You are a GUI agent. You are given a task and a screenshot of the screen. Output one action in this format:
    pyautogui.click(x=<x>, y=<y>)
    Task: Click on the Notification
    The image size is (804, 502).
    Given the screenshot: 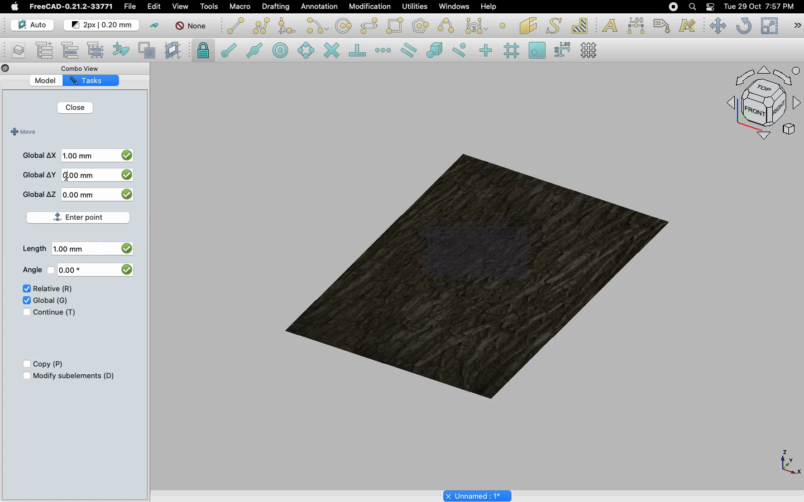 What is the action you would take?
    pyautogui.click(x=711, y=6)
    